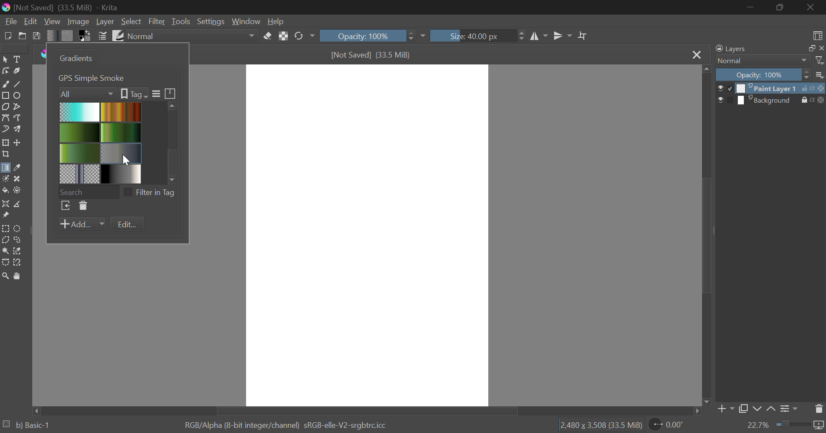 This screenshot has width=826, height=433. I want to click on Gradient 1, so click(80, 112).